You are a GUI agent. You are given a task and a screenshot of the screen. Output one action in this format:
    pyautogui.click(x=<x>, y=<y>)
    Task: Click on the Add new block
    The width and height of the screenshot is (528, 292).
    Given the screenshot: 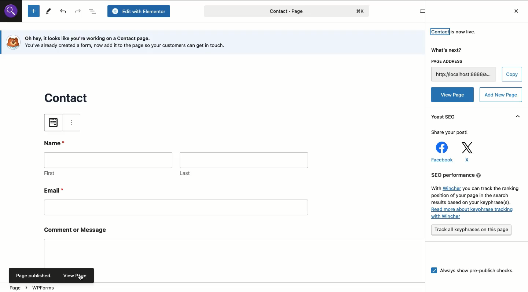 What is the action you would take?
    pyautogui.click(x=33, y=11)
    